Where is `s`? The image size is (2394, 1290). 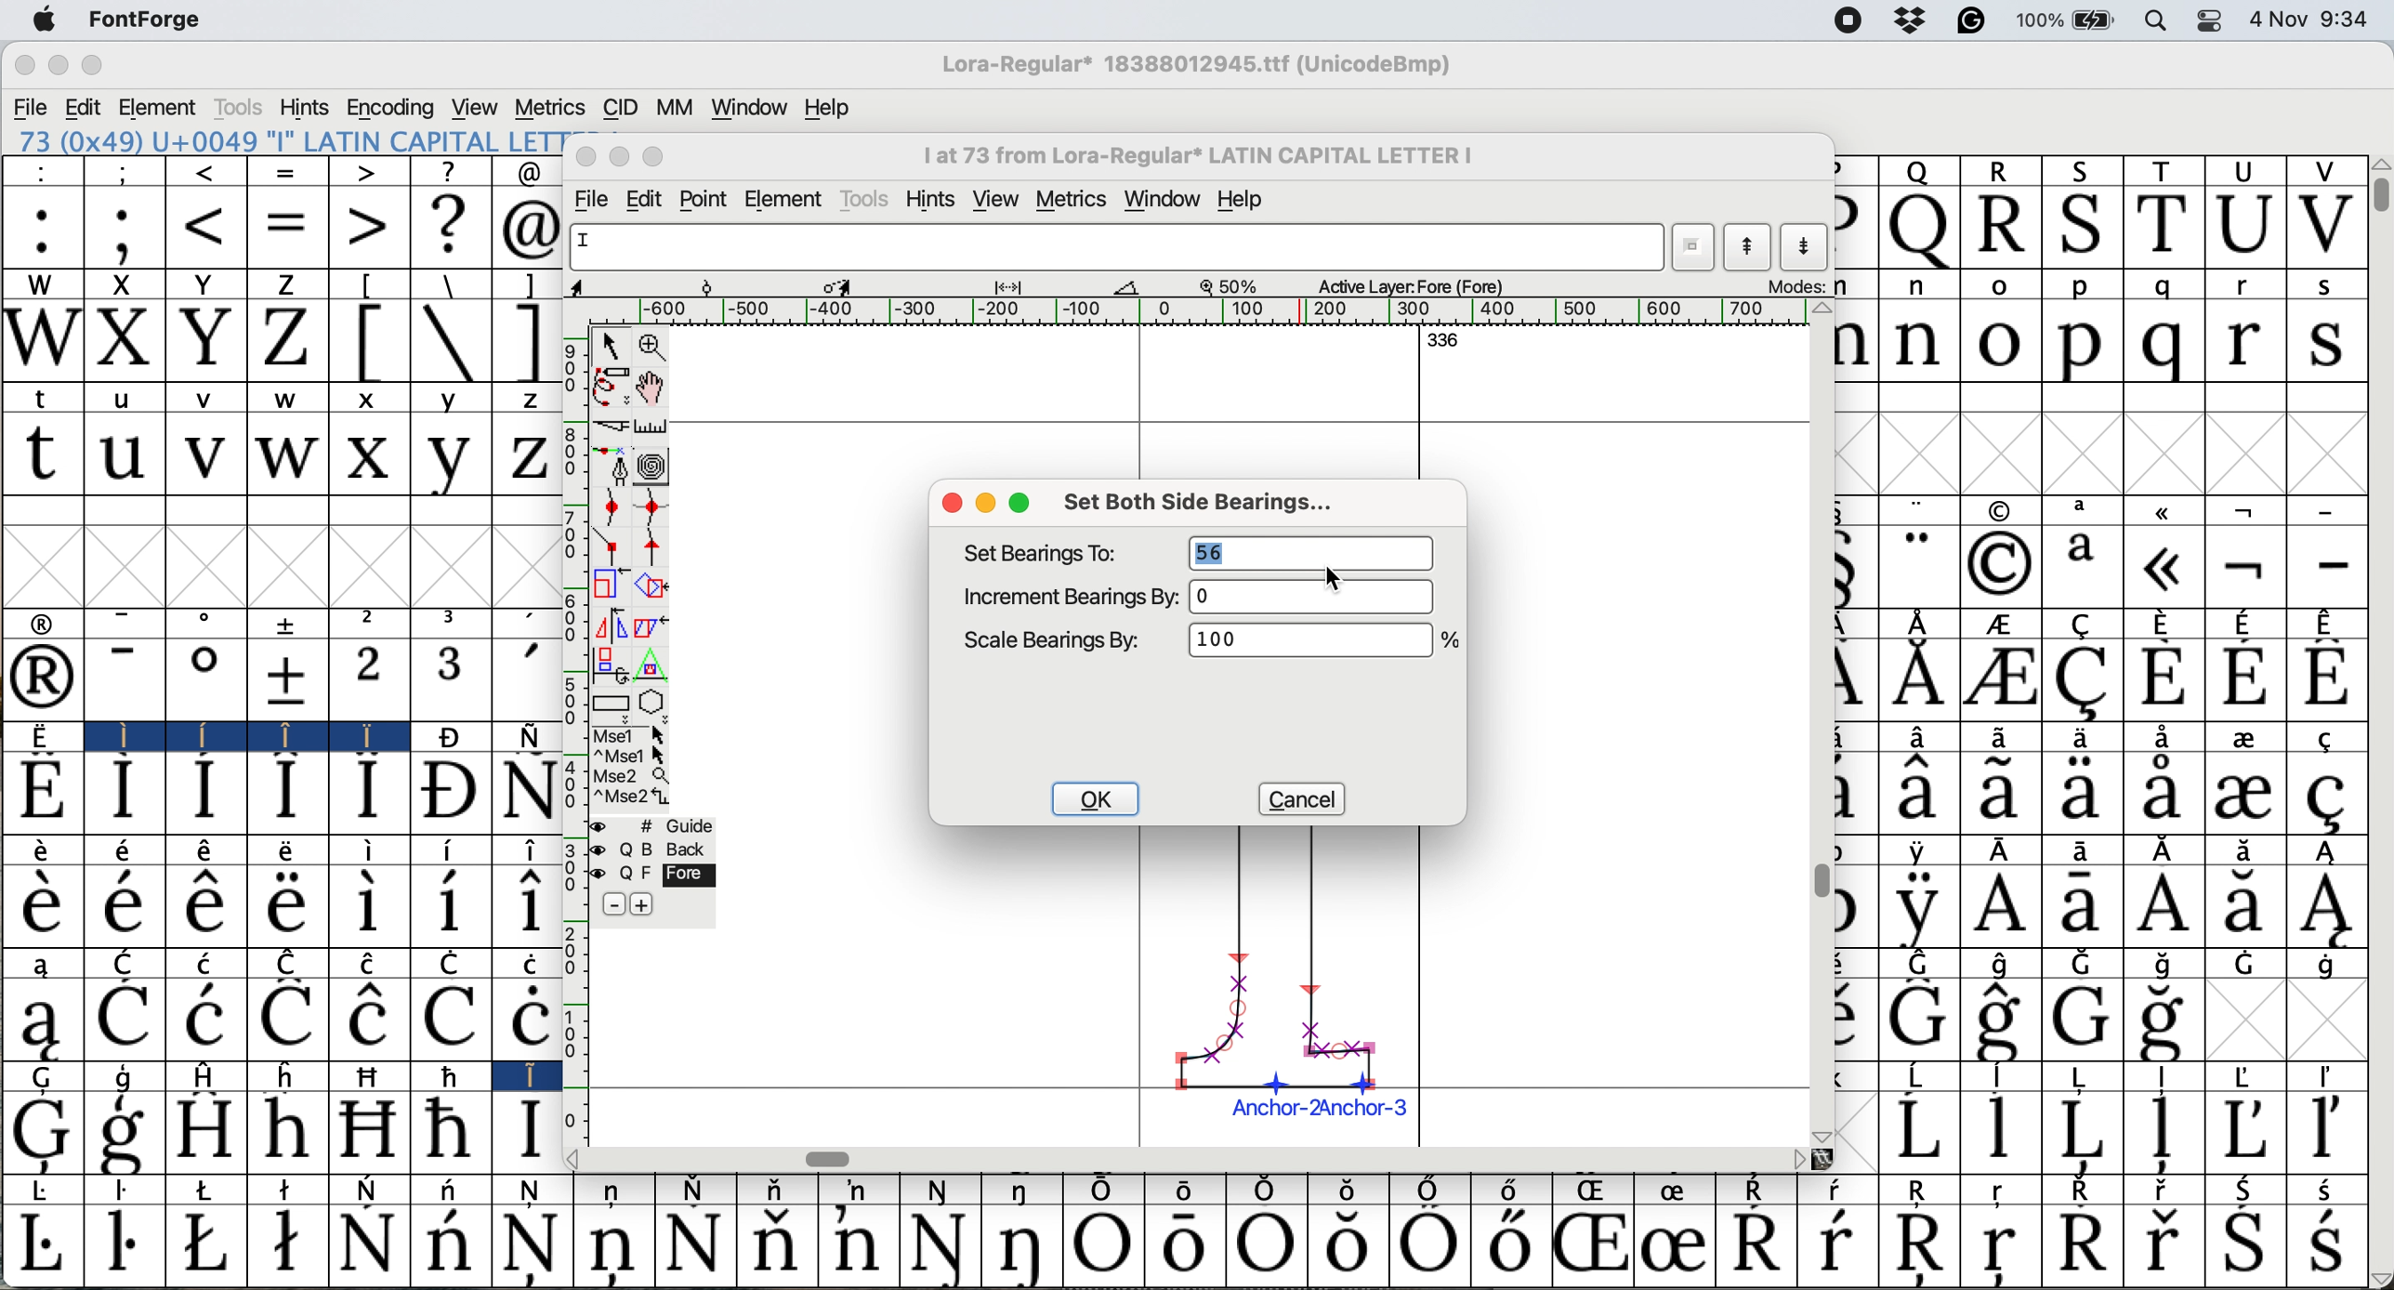 s is located at coordinates (2327, 344).